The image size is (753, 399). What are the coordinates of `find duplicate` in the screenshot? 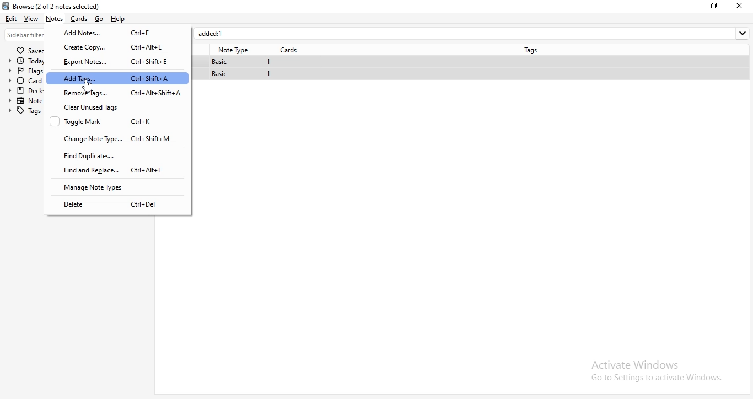 It's located at (105, 155).